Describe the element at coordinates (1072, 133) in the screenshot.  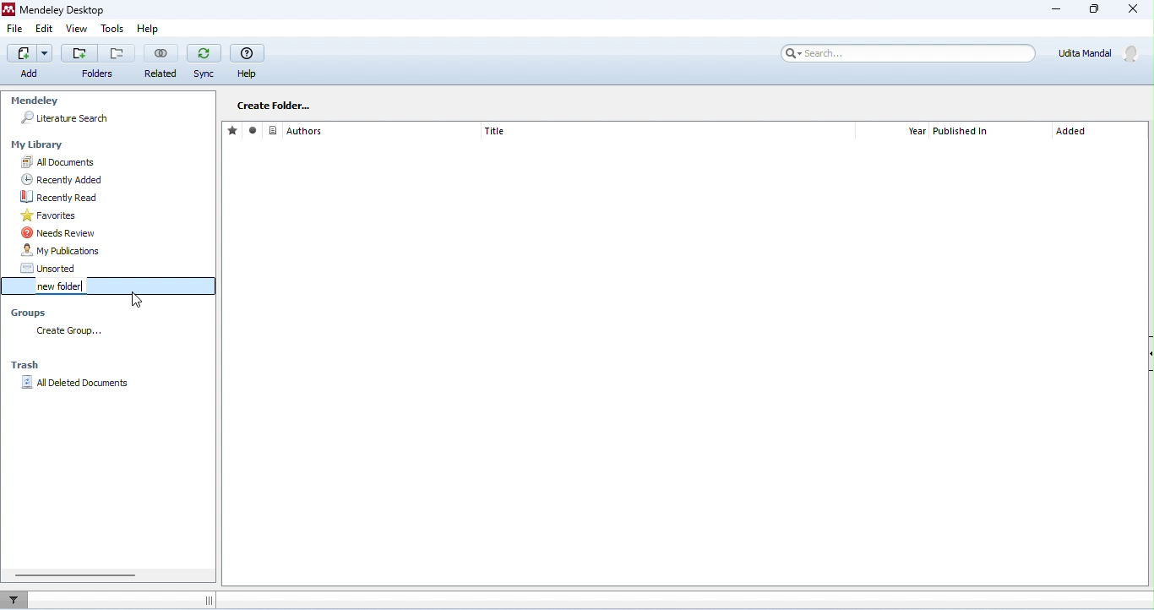
I see `added` at that location.